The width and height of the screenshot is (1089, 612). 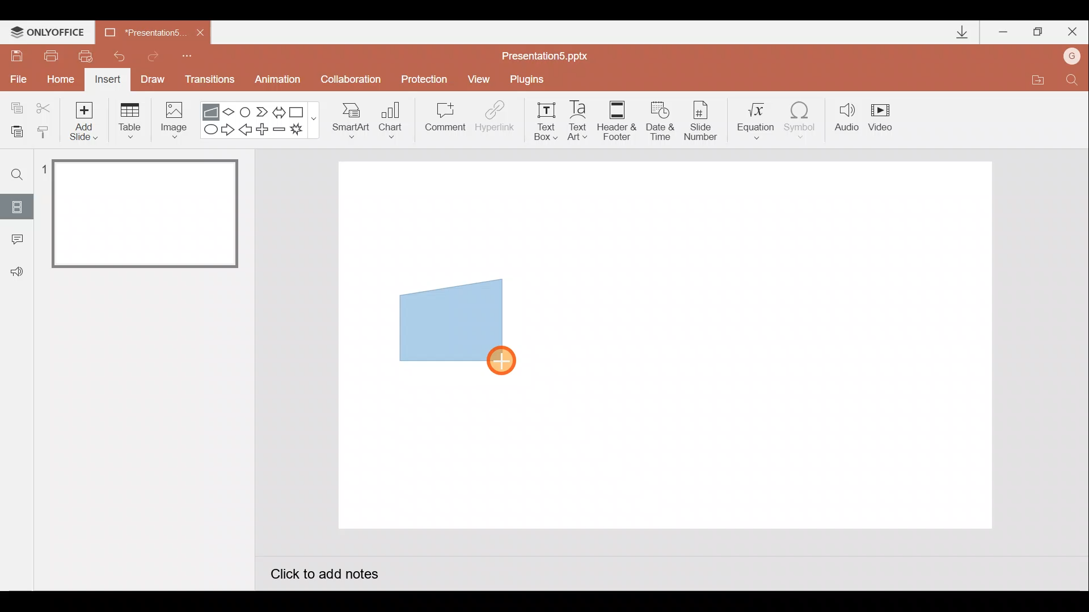 I want to click on Left right arrow, so click(x=280, y=110).